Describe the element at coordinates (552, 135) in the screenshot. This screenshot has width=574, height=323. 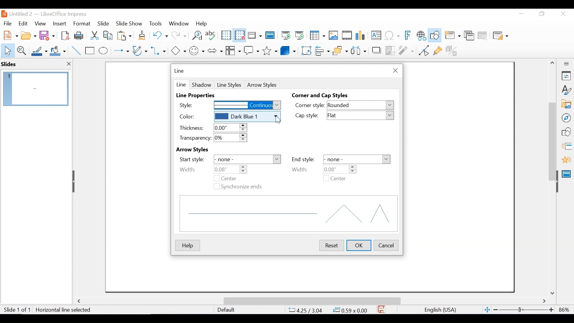
I see `Vertical Scrollbar` at that location.